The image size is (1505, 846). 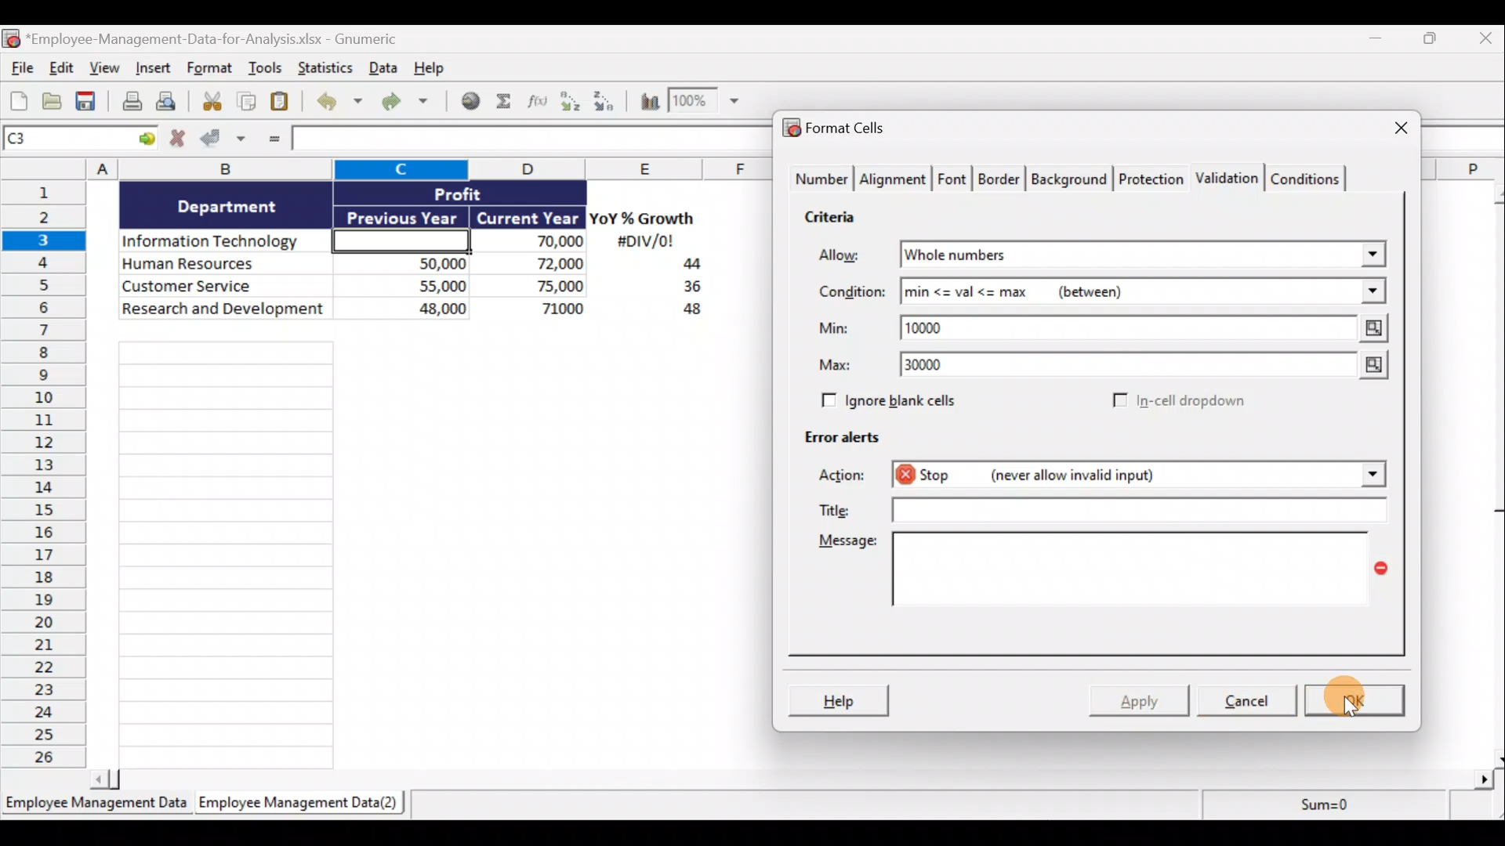 What do you see at coordinates (1100, 579) in the screenshot?
I see `Message` at bounding box center [1100, 579].